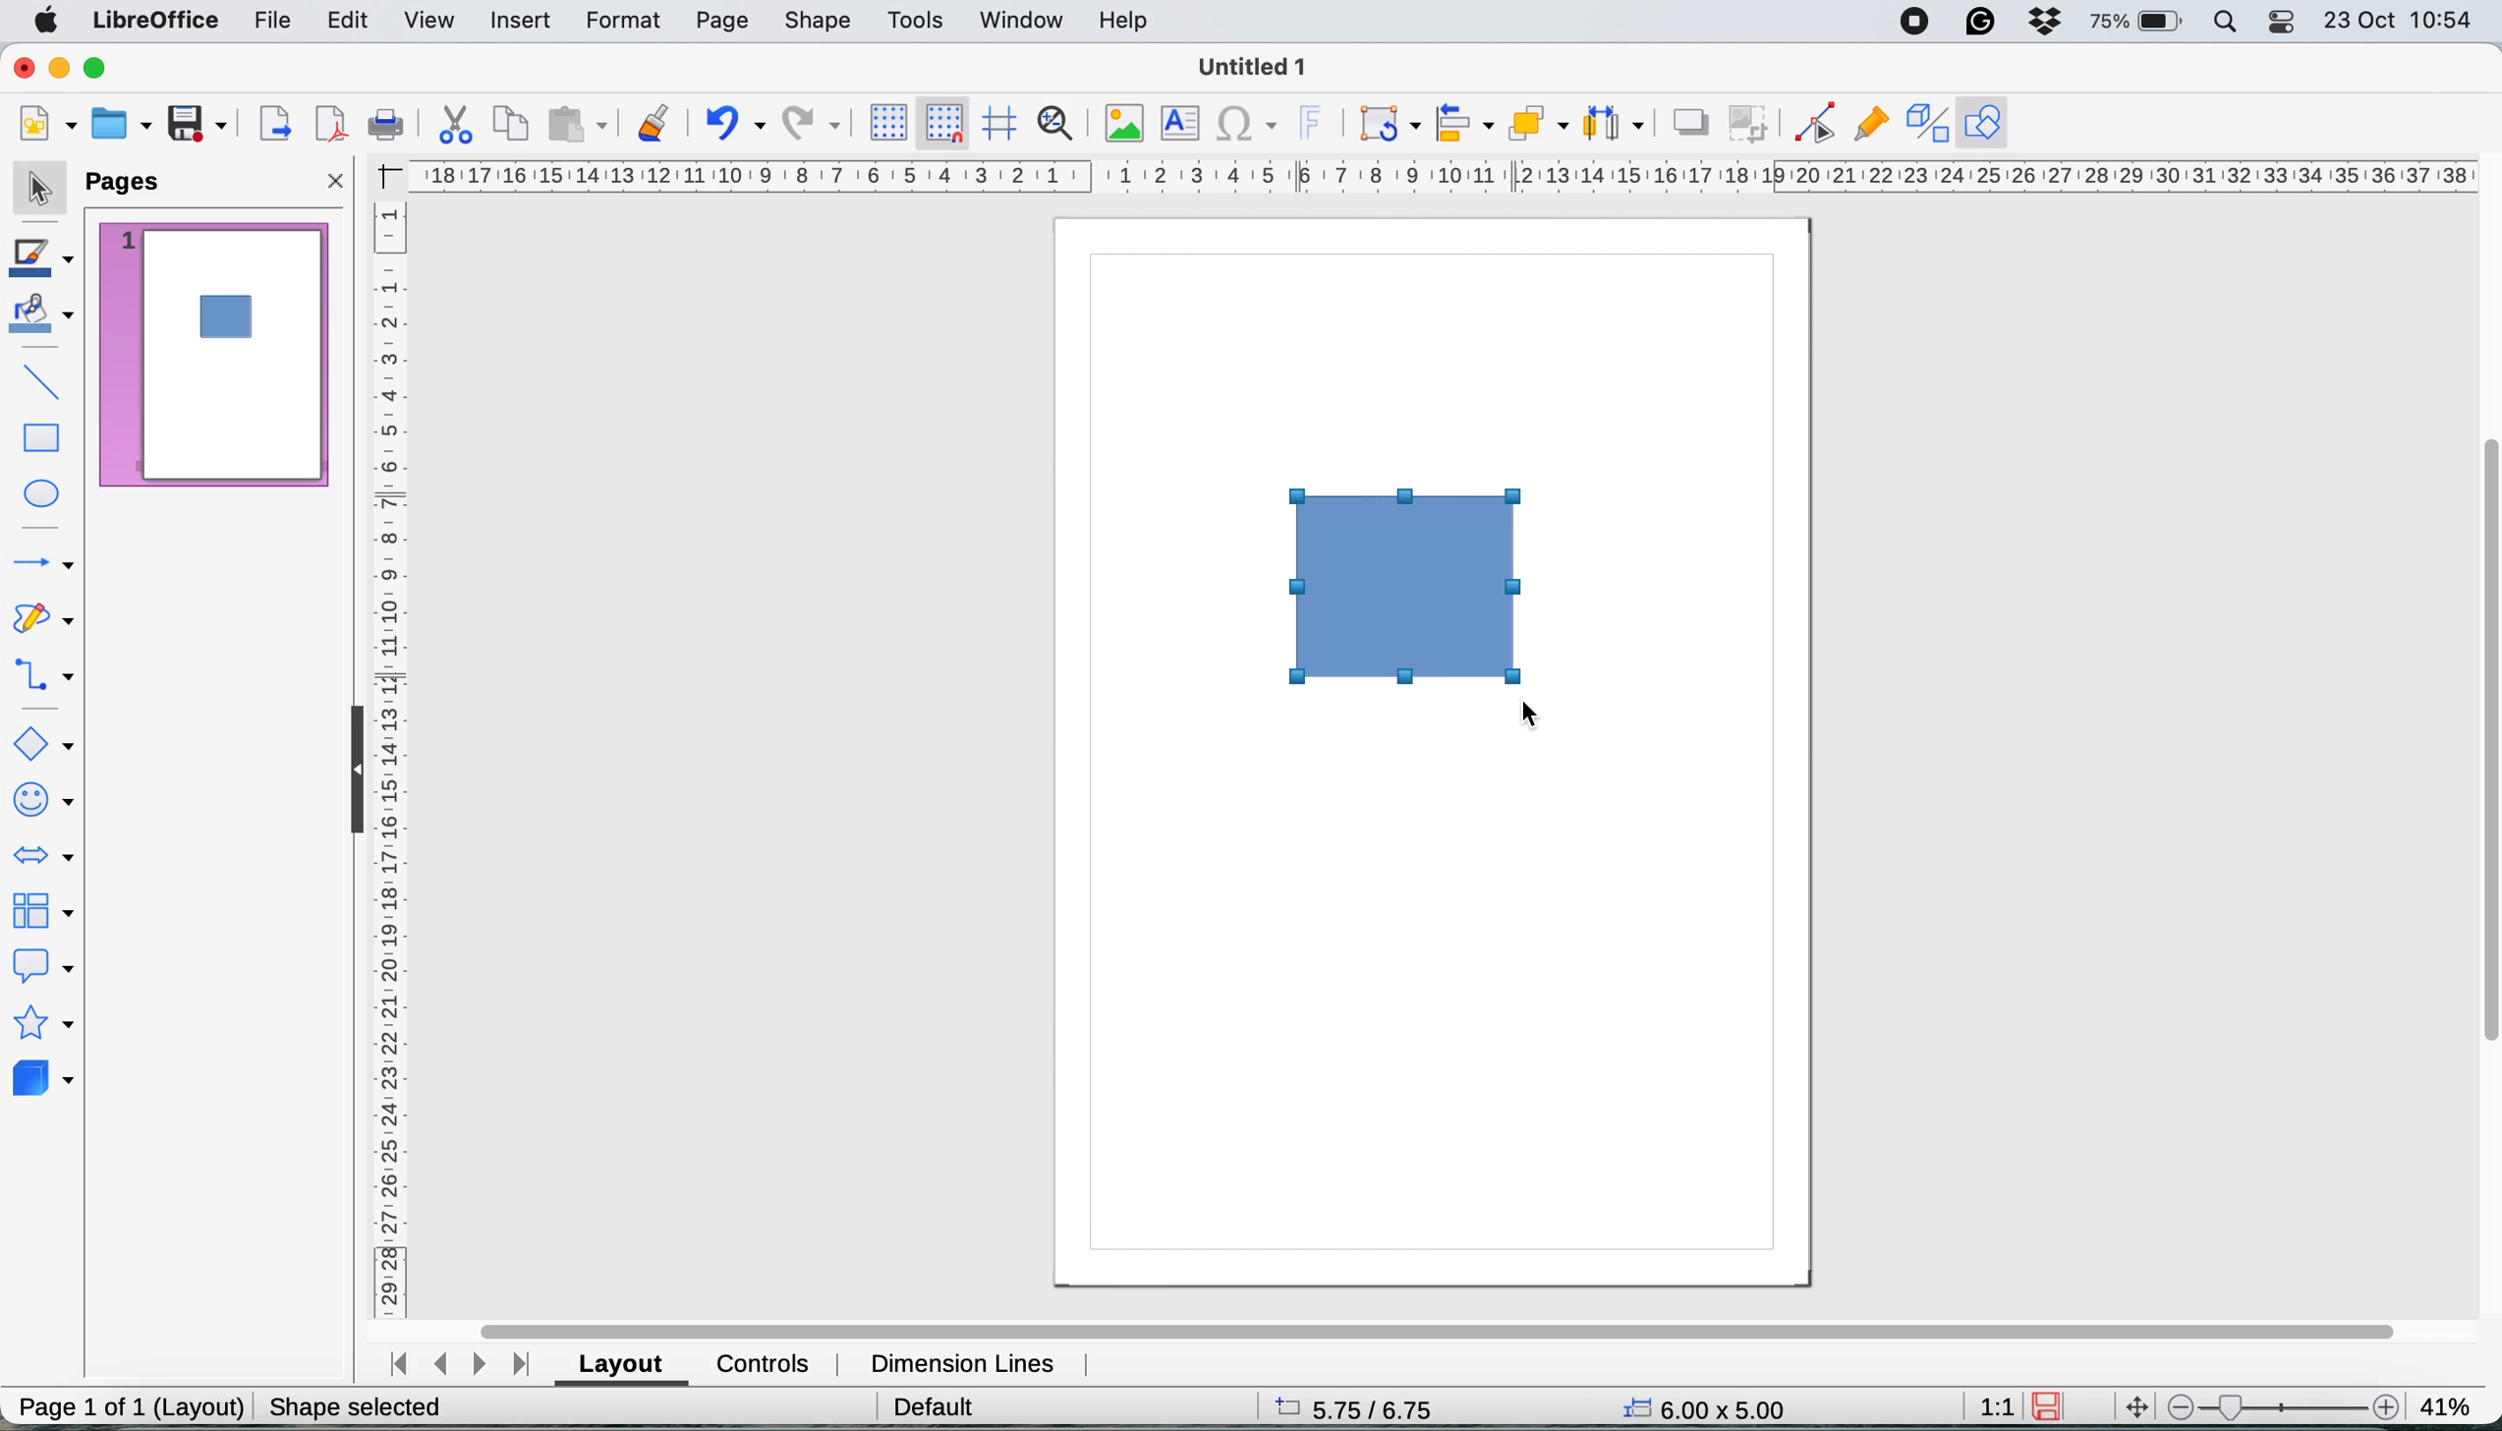  Describe the element at coordinates (655, 123) in the screenshot. I see `clone formatting` at that location.